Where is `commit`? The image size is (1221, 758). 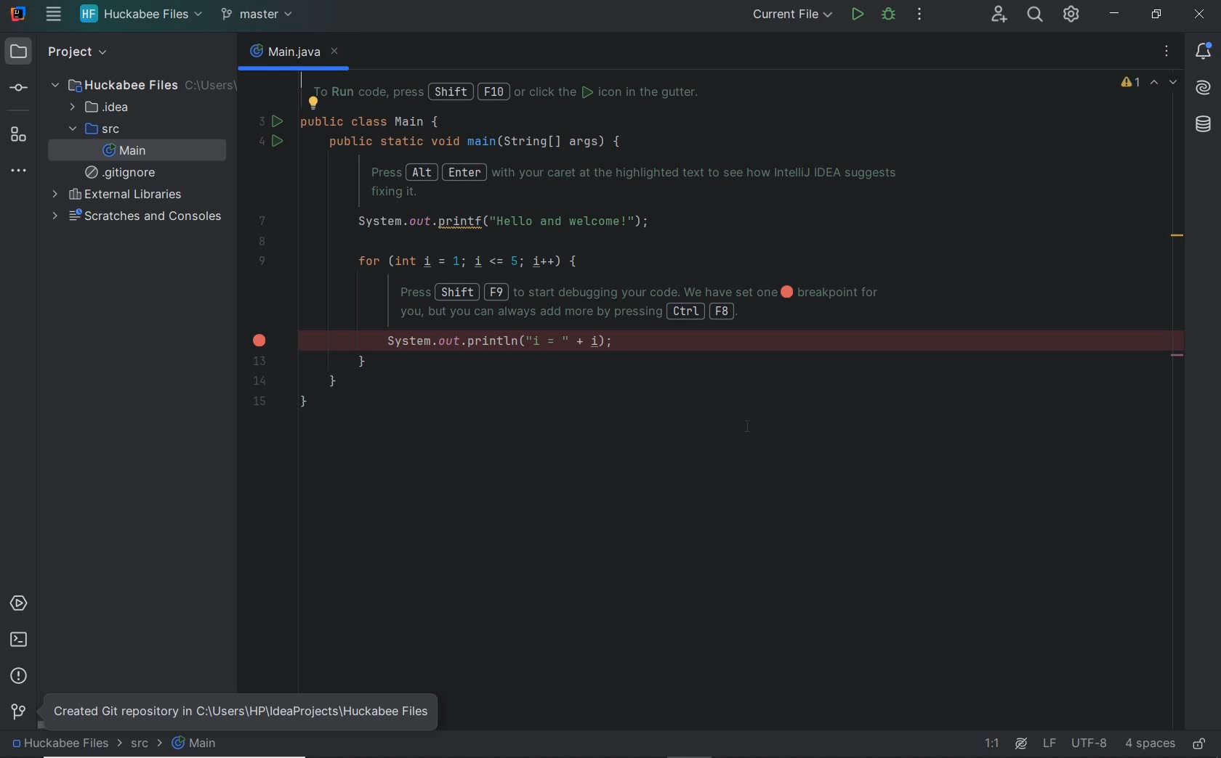 commit is located at coordinates (17, 89).